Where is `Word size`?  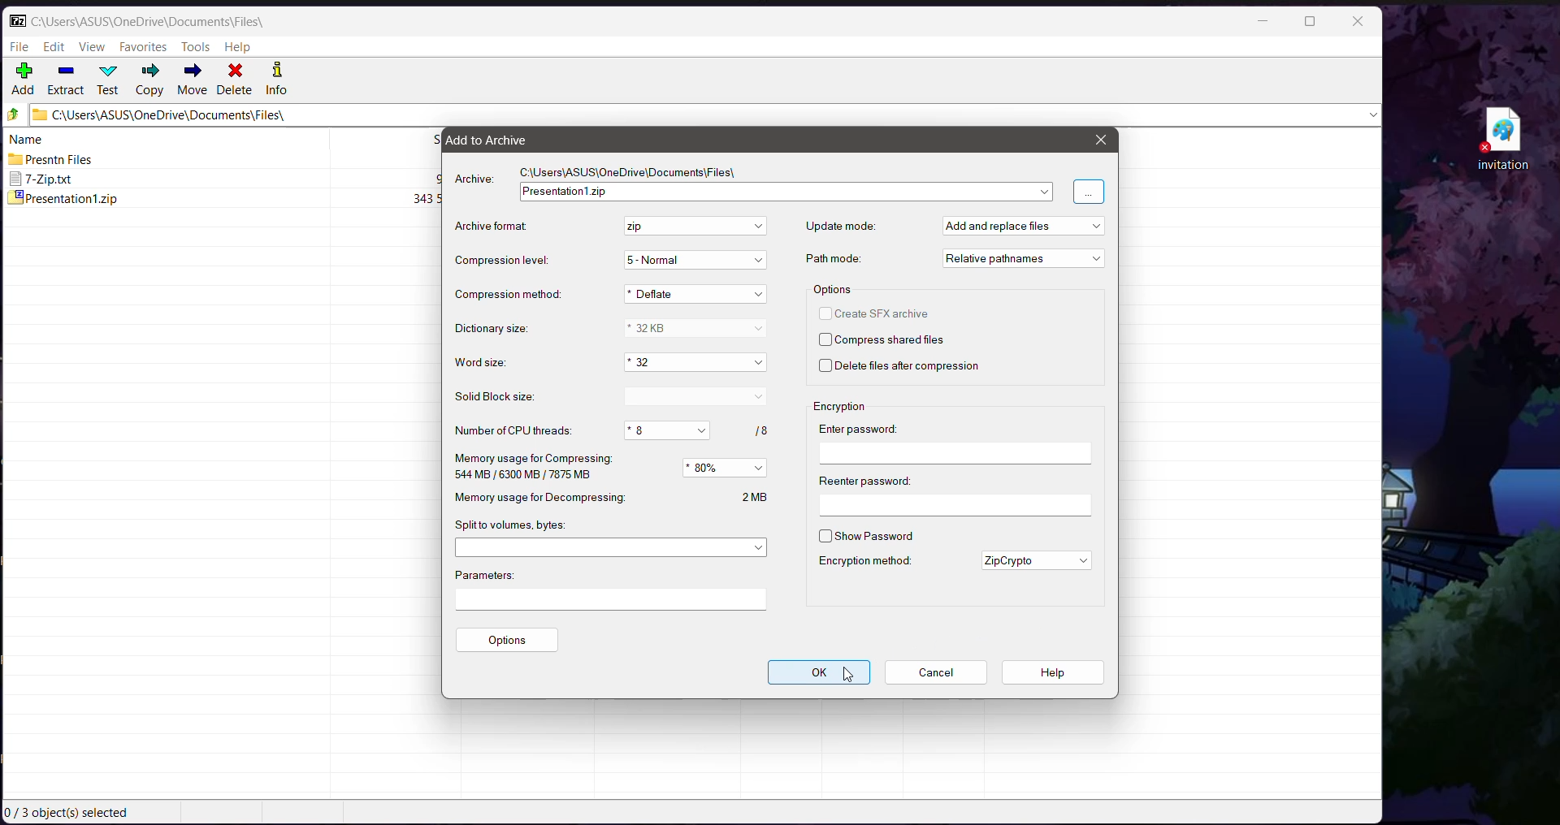 Word size is located at coordinates (487, 363).